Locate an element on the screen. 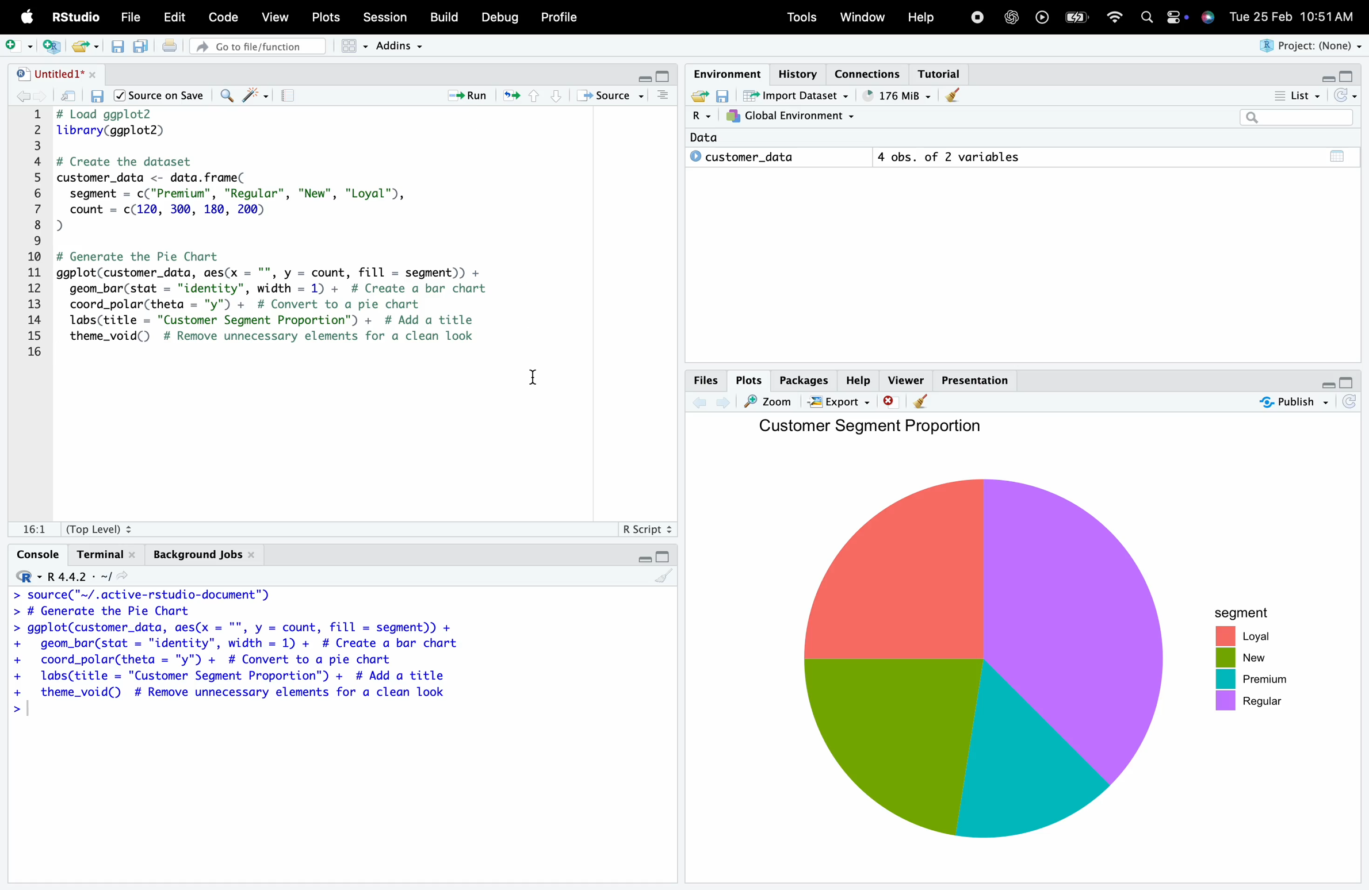 This screenshot has height=890, width=1369. pie chart is located at coordinates (989, 662).